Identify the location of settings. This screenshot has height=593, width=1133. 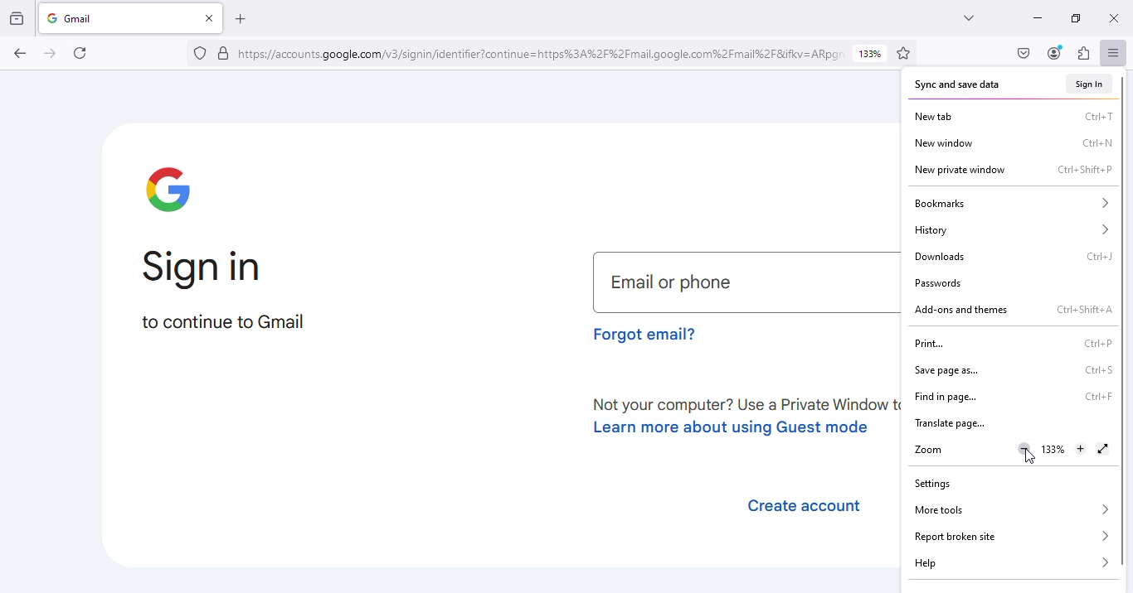
(932, 485).